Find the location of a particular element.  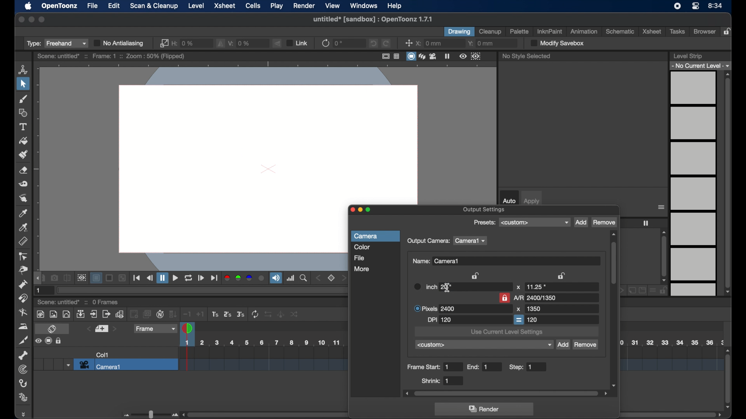

cells is located at coordinates (253, 5).